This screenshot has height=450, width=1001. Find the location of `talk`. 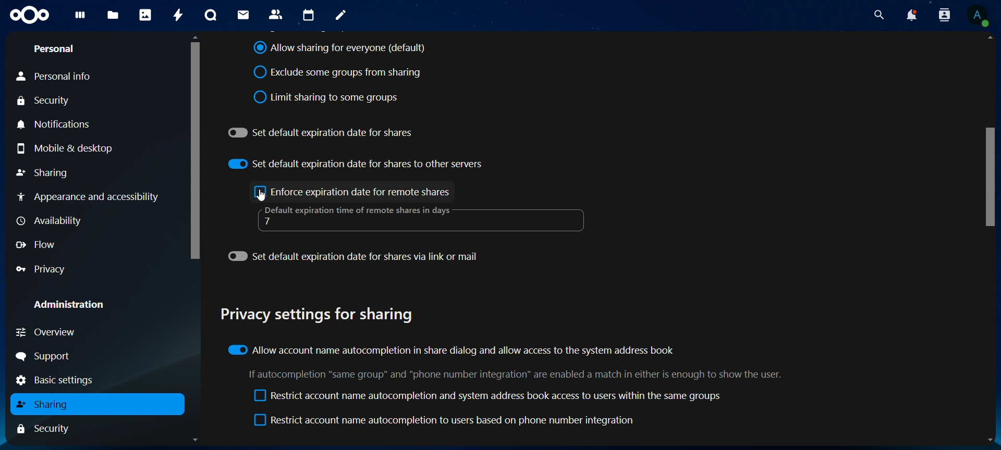

talk is located at coordinates (210, 14).